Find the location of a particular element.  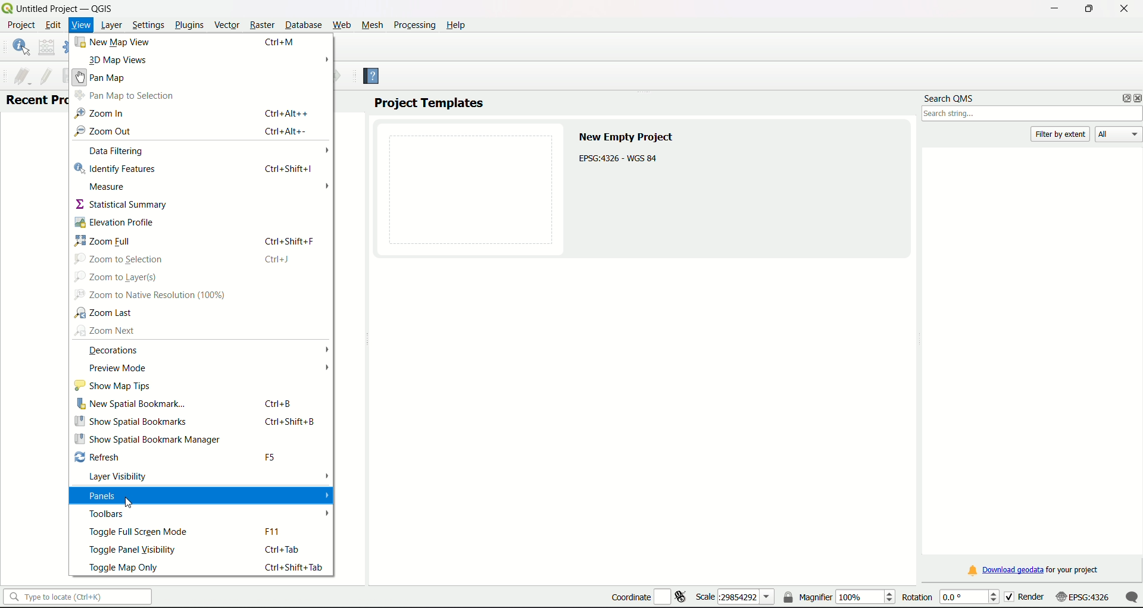

ctrl+B is located at coordinates (279, 403).